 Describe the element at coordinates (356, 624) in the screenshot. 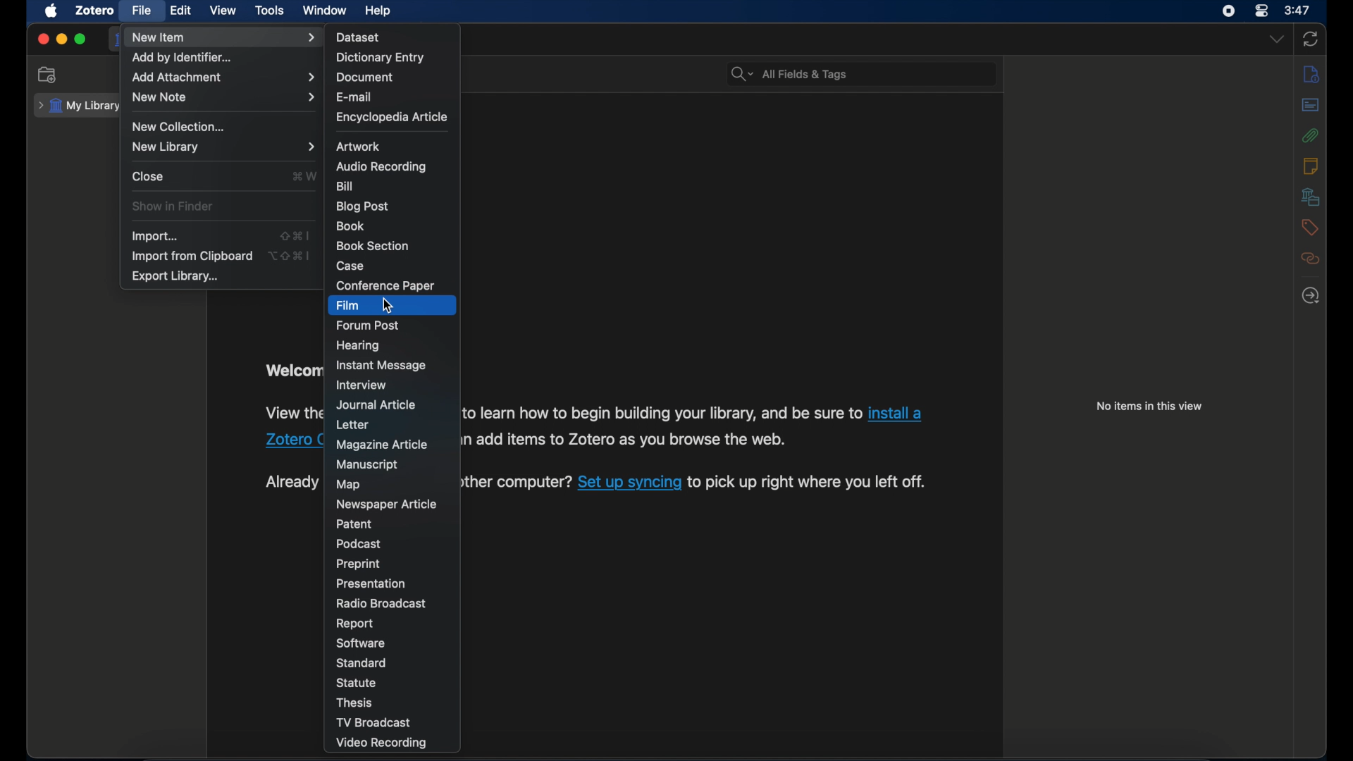

I see `report` at that location.